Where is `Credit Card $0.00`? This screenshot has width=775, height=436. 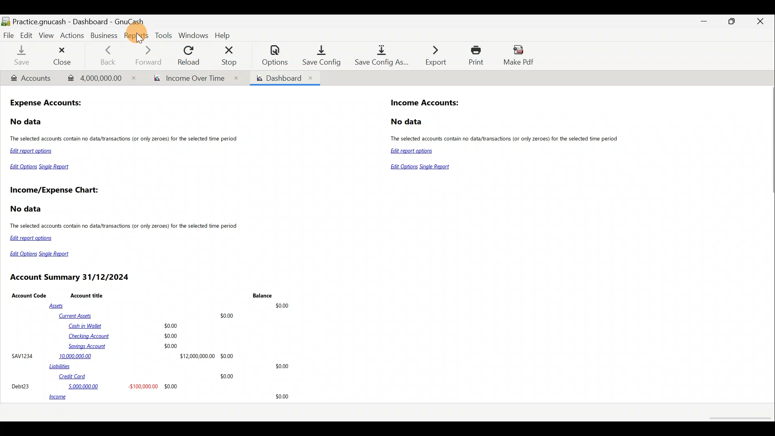 Credit Card $0.00 is located at coordinates (147, 377).